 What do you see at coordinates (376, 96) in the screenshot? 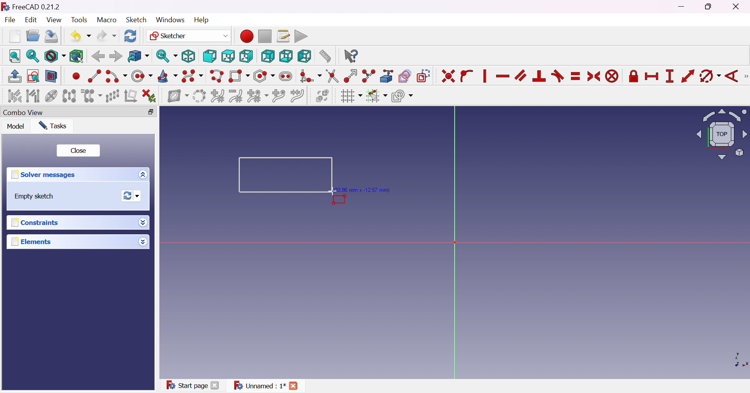
I see `Toggle snap` at bounding box center [376, 96].